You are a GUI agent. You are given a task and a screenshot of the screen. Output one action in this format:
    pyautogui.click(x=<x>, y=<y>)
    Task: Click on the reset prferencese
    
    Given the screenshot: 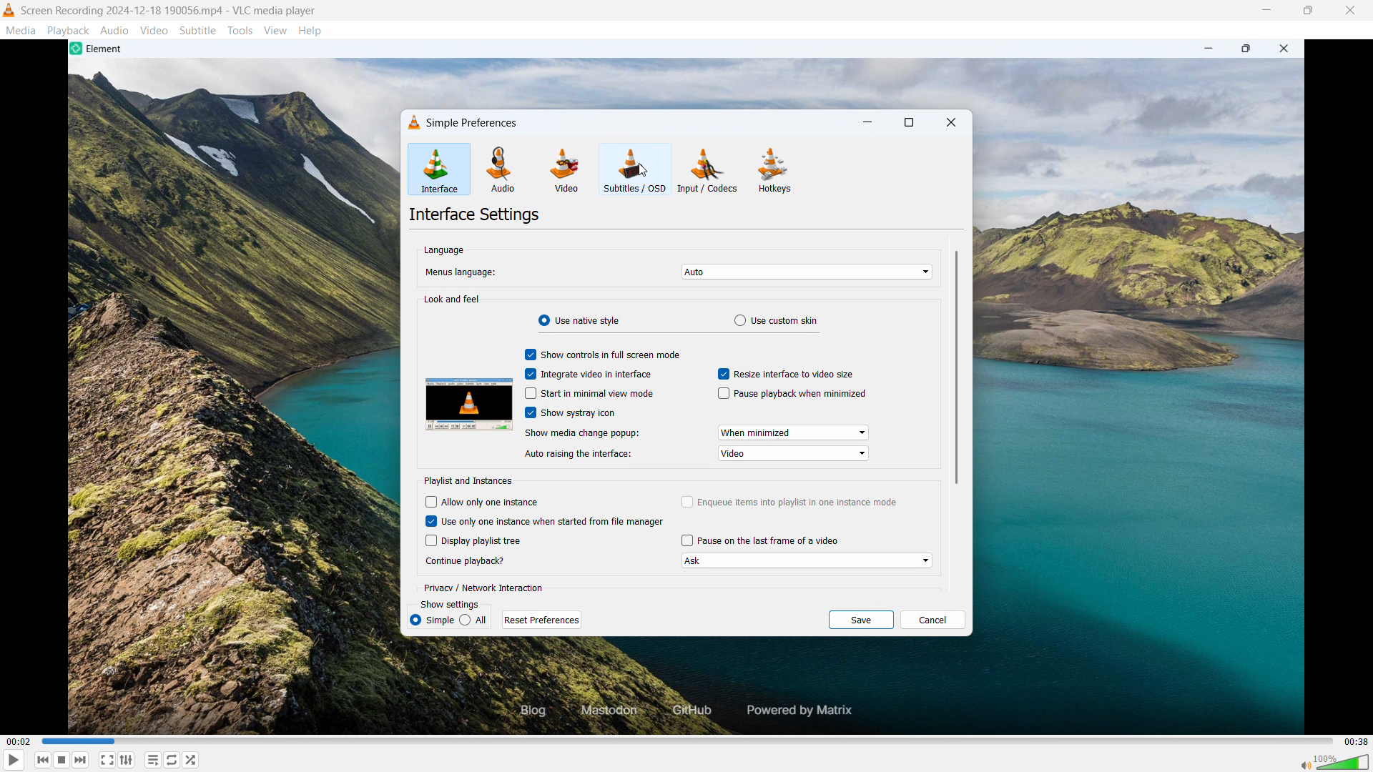 What is the action you would take?
    pyautogui.click(x=542, y=620)
    